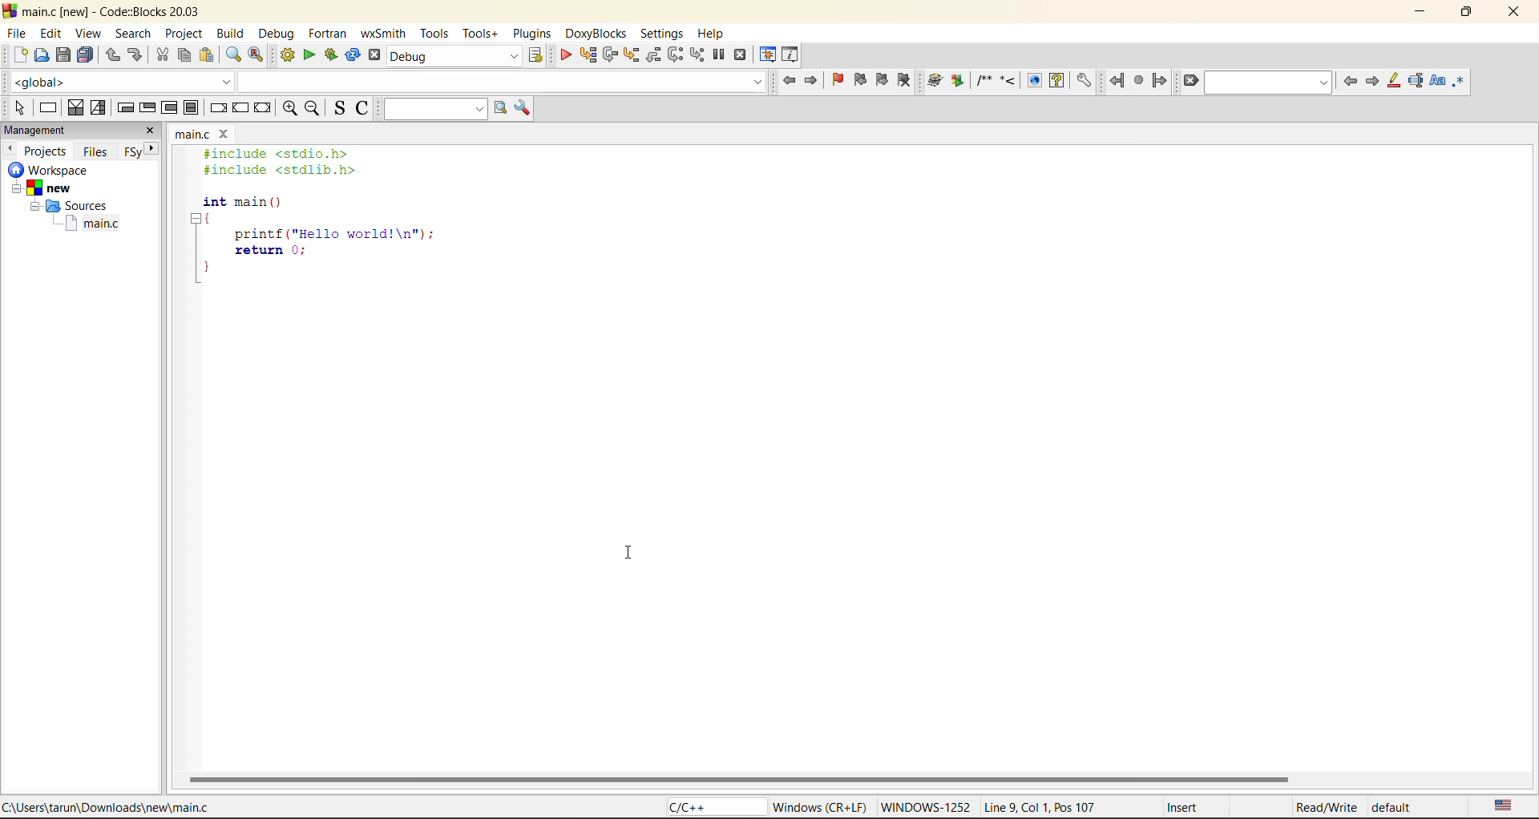 This screenshot has height=819, width=1539. Describe the element at coordinates (51, 34) in the screenshot. I see `edit` at that location.